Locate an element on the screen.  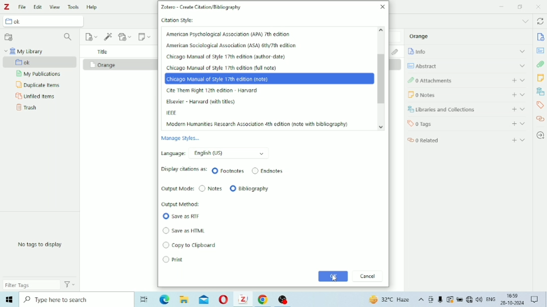
Restore down is located at coordinates (521, 7).